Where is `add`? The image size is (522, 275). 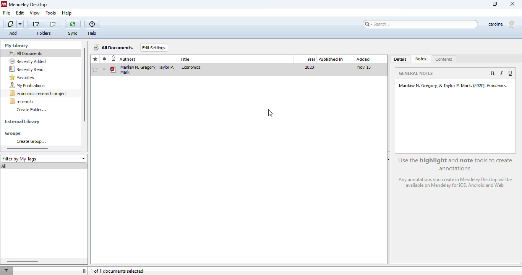 add is located at coordinates (14, 24).